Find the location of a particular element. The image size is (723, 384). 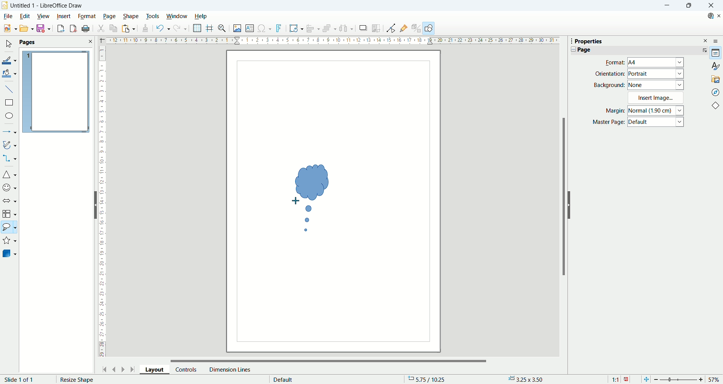

Untitled 1 - LiberOffice Draw is located at coordinates (47, 5).